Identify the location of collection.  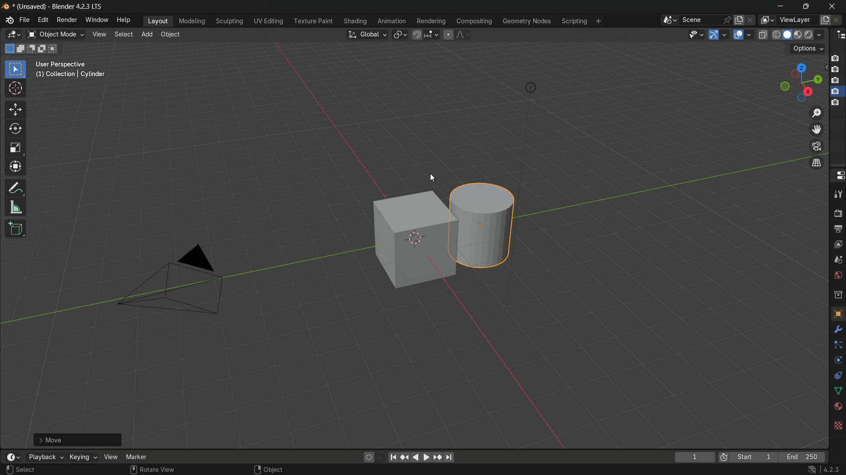
(836, 295).